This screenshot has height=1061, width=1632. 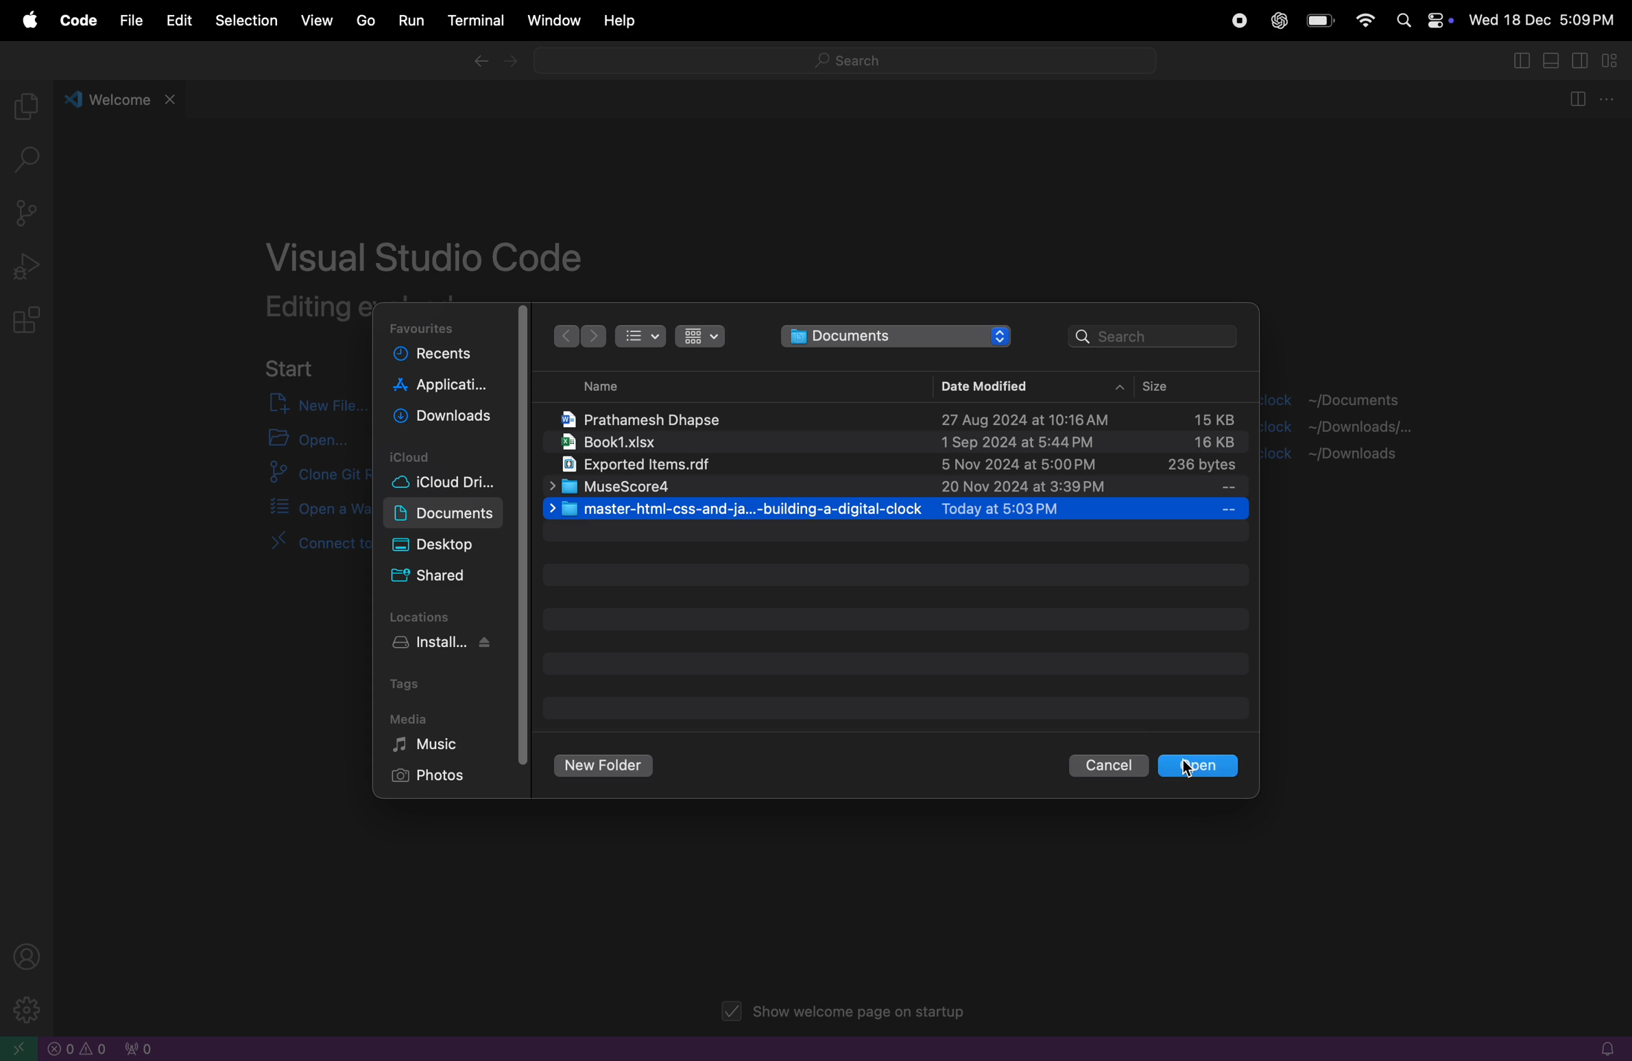 I want to click on backward, so click(x=478, y=63).